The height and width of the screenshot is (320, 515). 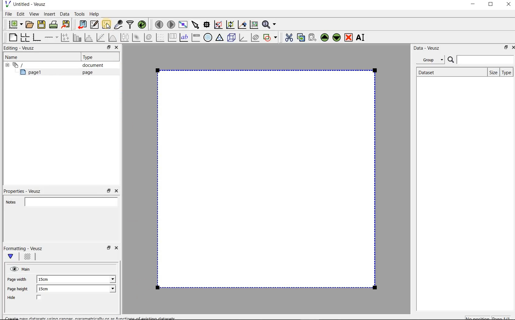 I want to click on Zoom functions menu, so click(x=269, y=23).